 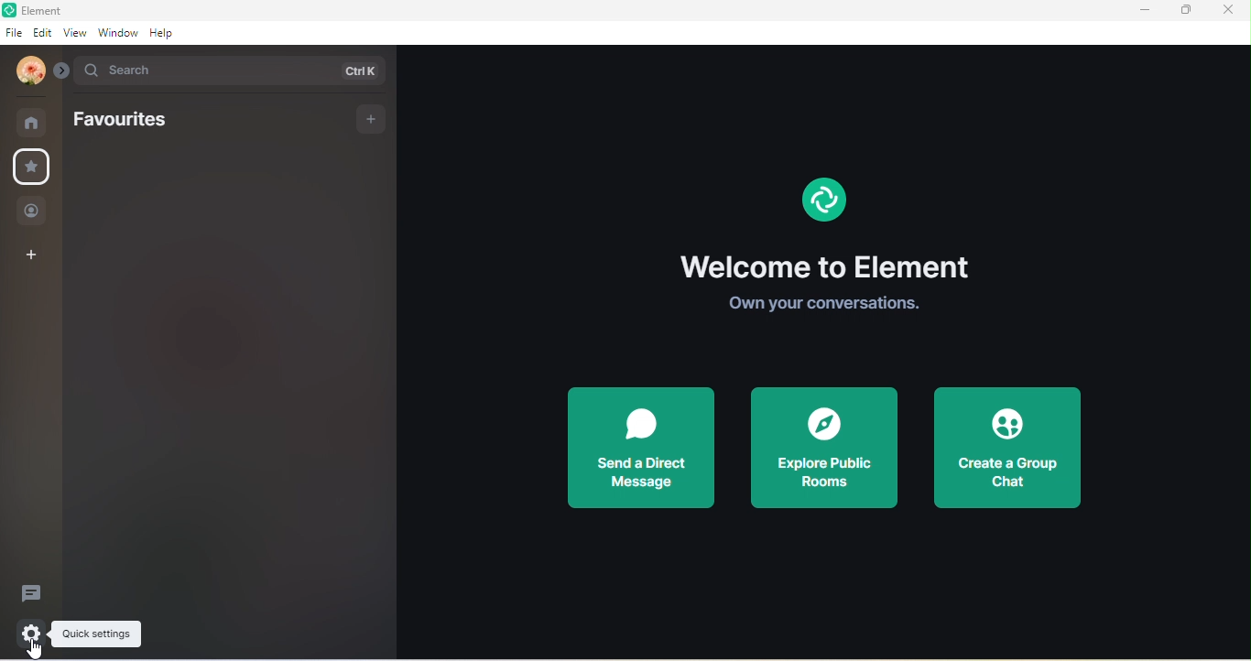 What do you see at coordinates (823, 447) in the screenshot?
I see `explore public rooms` at bounding box center [823, 447].